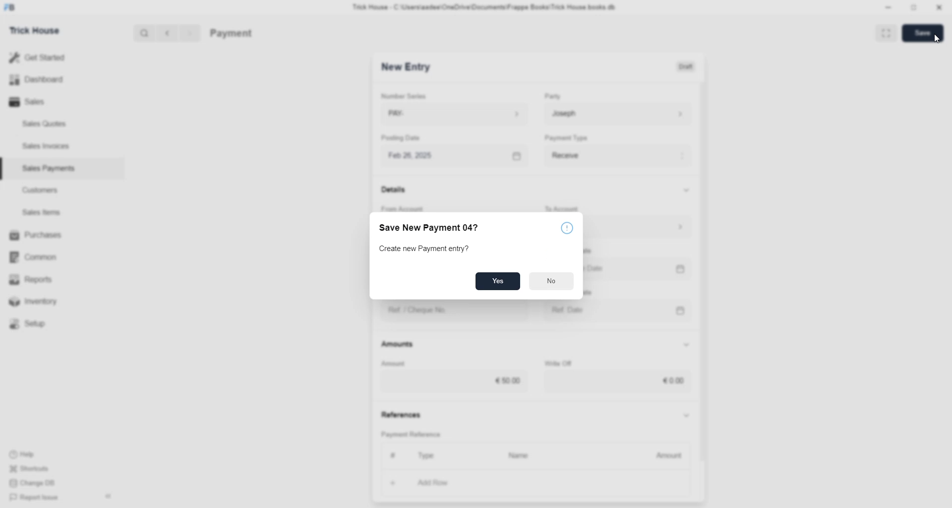 Image resolution: width=952 pixels, height=508 pixels. Describe the element at coordinates (42, 212) in the screenshot. I see `Sales Items` at that location.